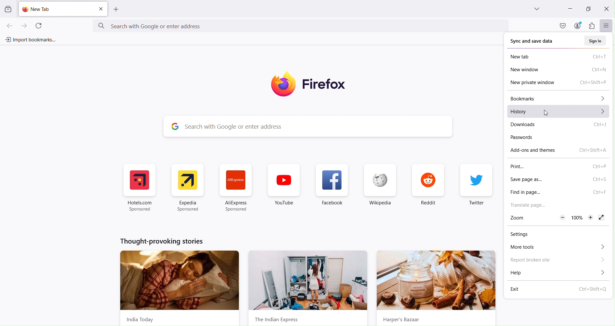 Image resolution: width=615 pixels, height=326 pixels. What do you see at coordinates (537, 138) in the screenshot?
I see `Paracords` at bounding box center [537, 138].